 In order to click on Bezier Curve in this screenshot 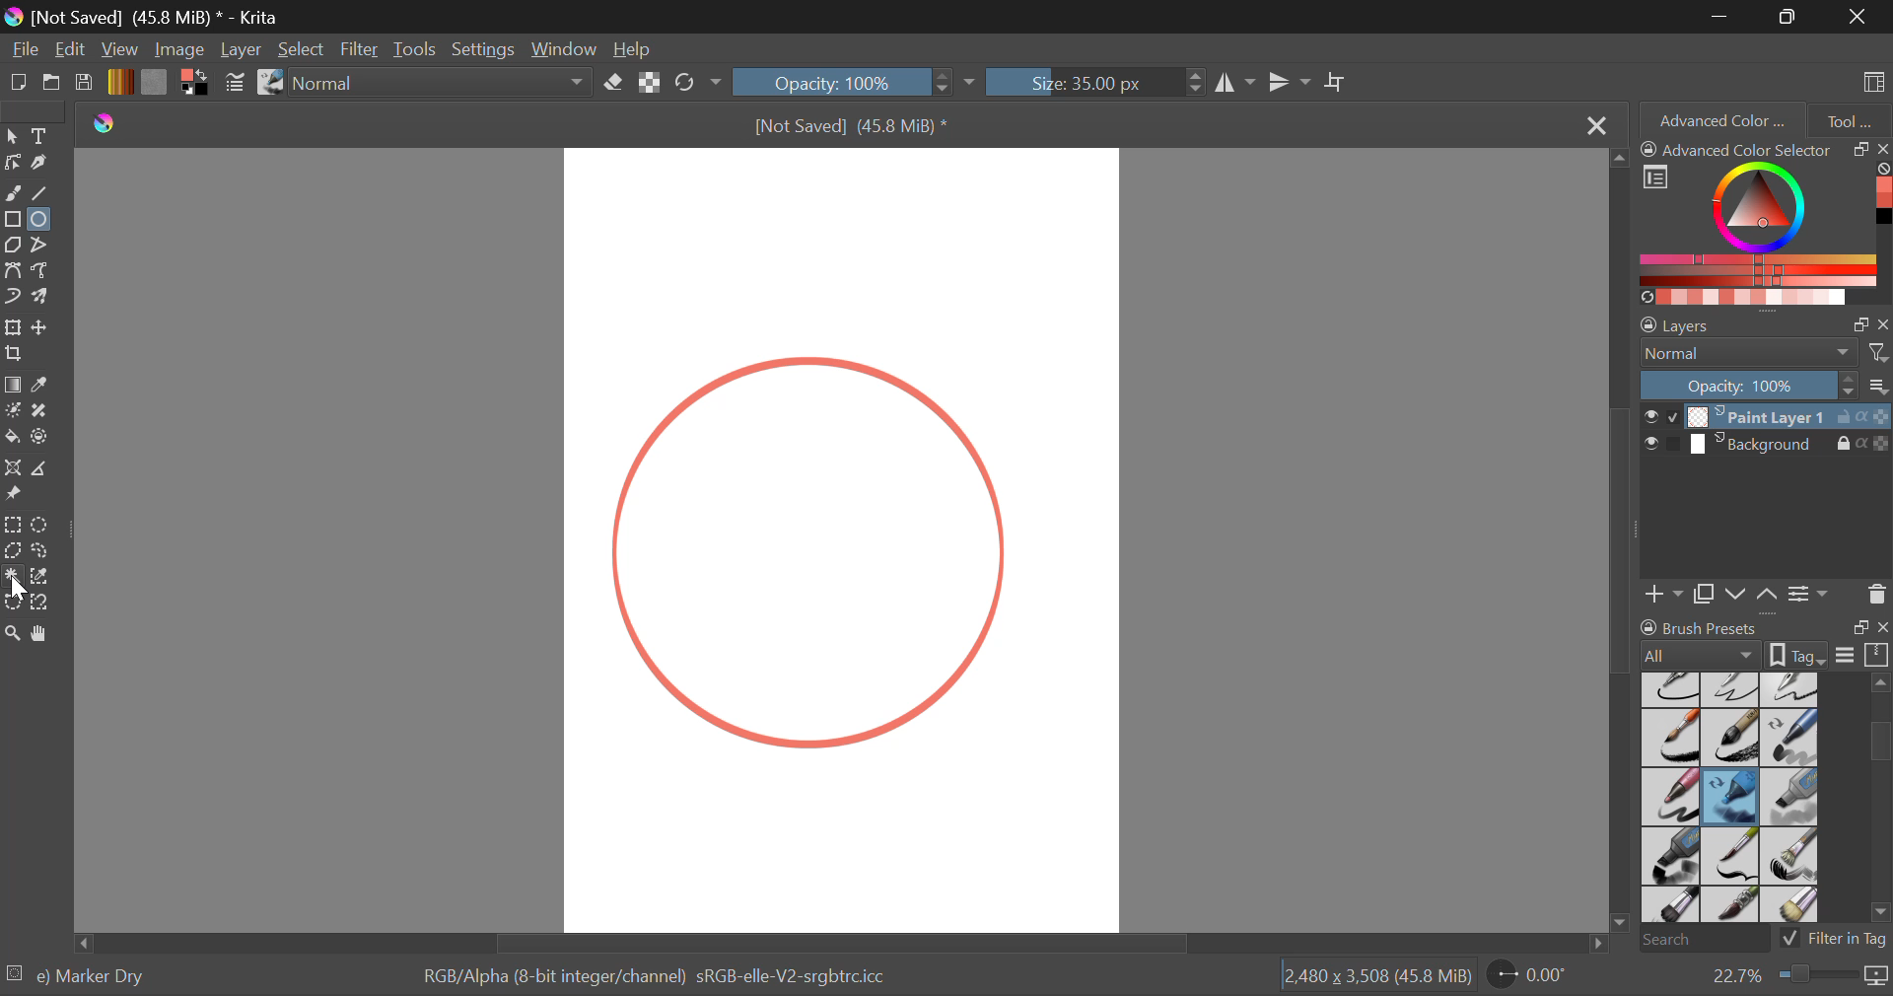, I will do `click(16, 273)`.